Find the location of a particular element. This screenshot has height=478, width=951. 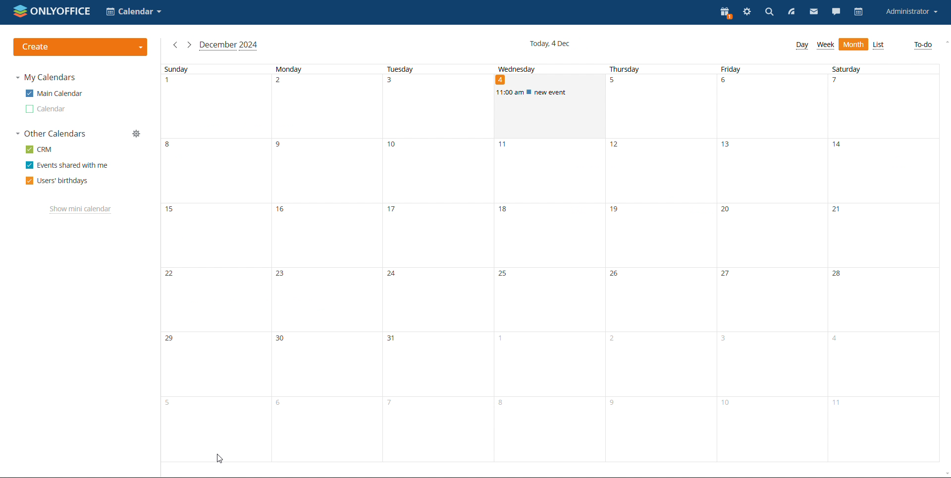

date is located at coordinates (503, 80).